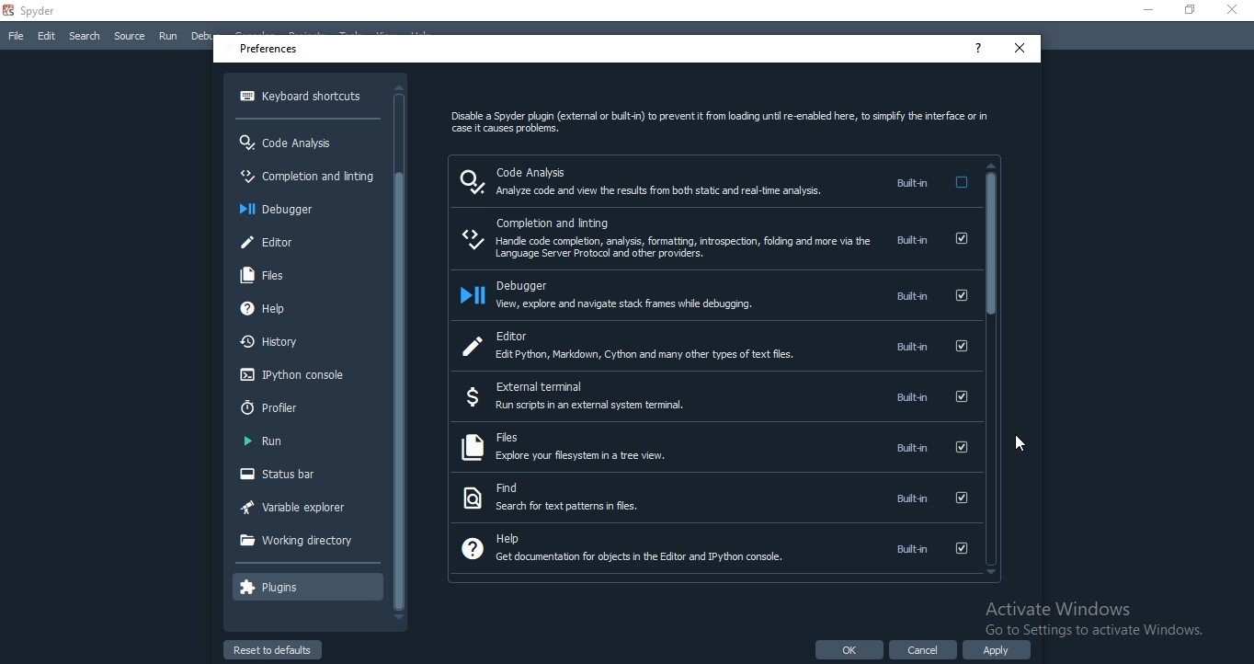  I want to click on cancel, so click(924, 650).